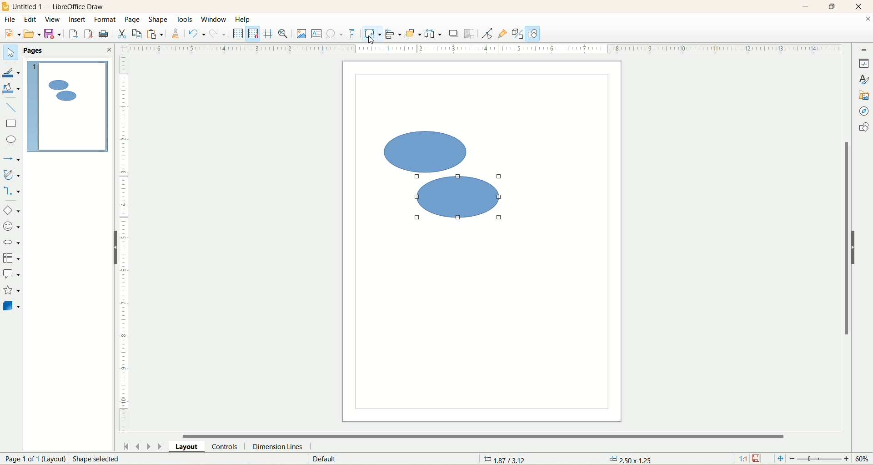 This screenshot has height=465, width=873. What do you see at coordinates (6, 6) in the screenshot?
I see `logo` at bounding box center [6, 6].